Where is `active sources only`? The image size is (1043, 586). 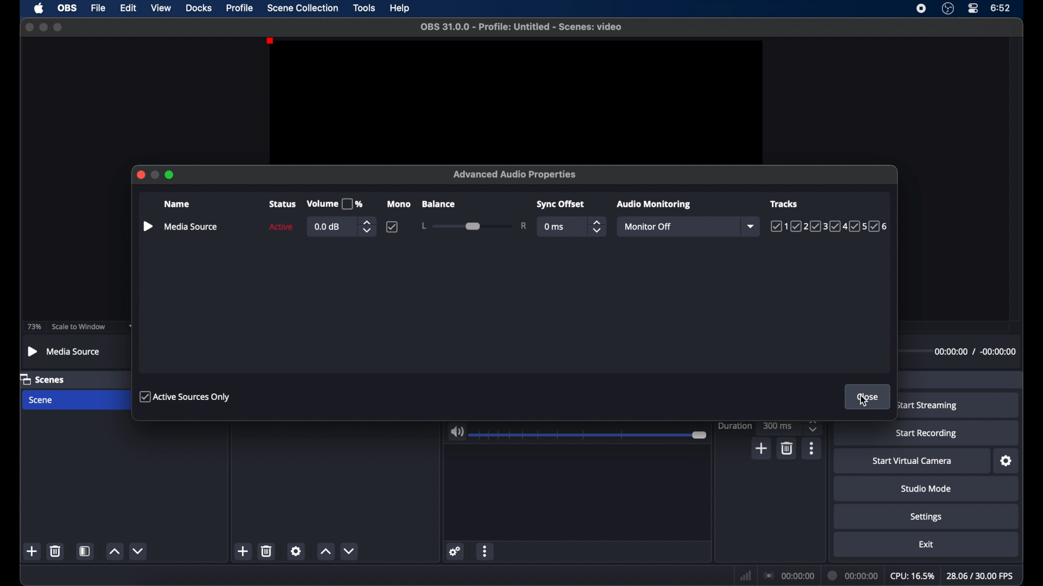
active sources only is located at coordinates (186, 397).